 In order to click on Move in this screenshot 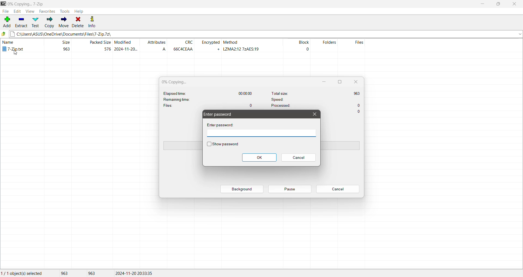, I will do `click(64, 21)`.